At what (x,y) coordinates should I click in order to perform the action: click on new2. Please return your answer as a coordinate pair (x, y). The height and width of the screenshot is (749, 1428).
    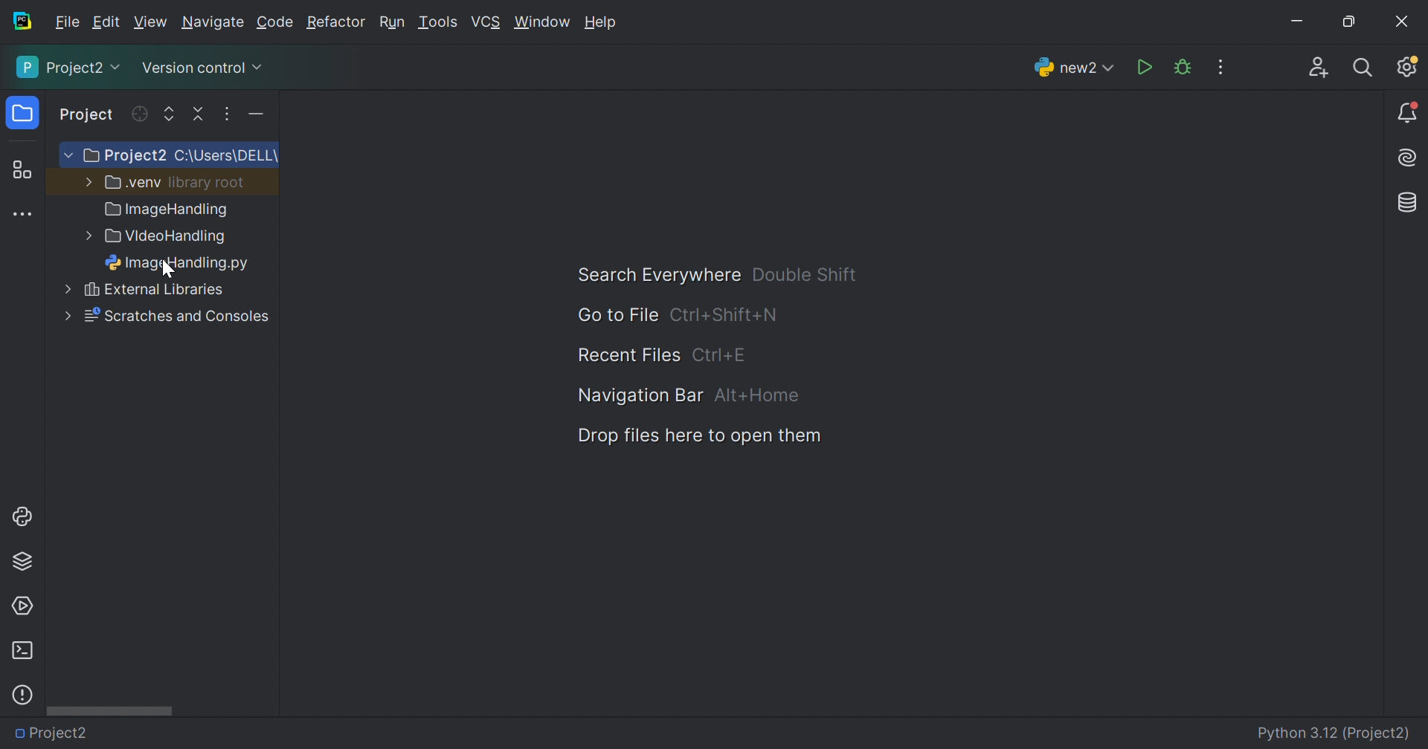
    Looking at the image, I should click on (1074, 71).